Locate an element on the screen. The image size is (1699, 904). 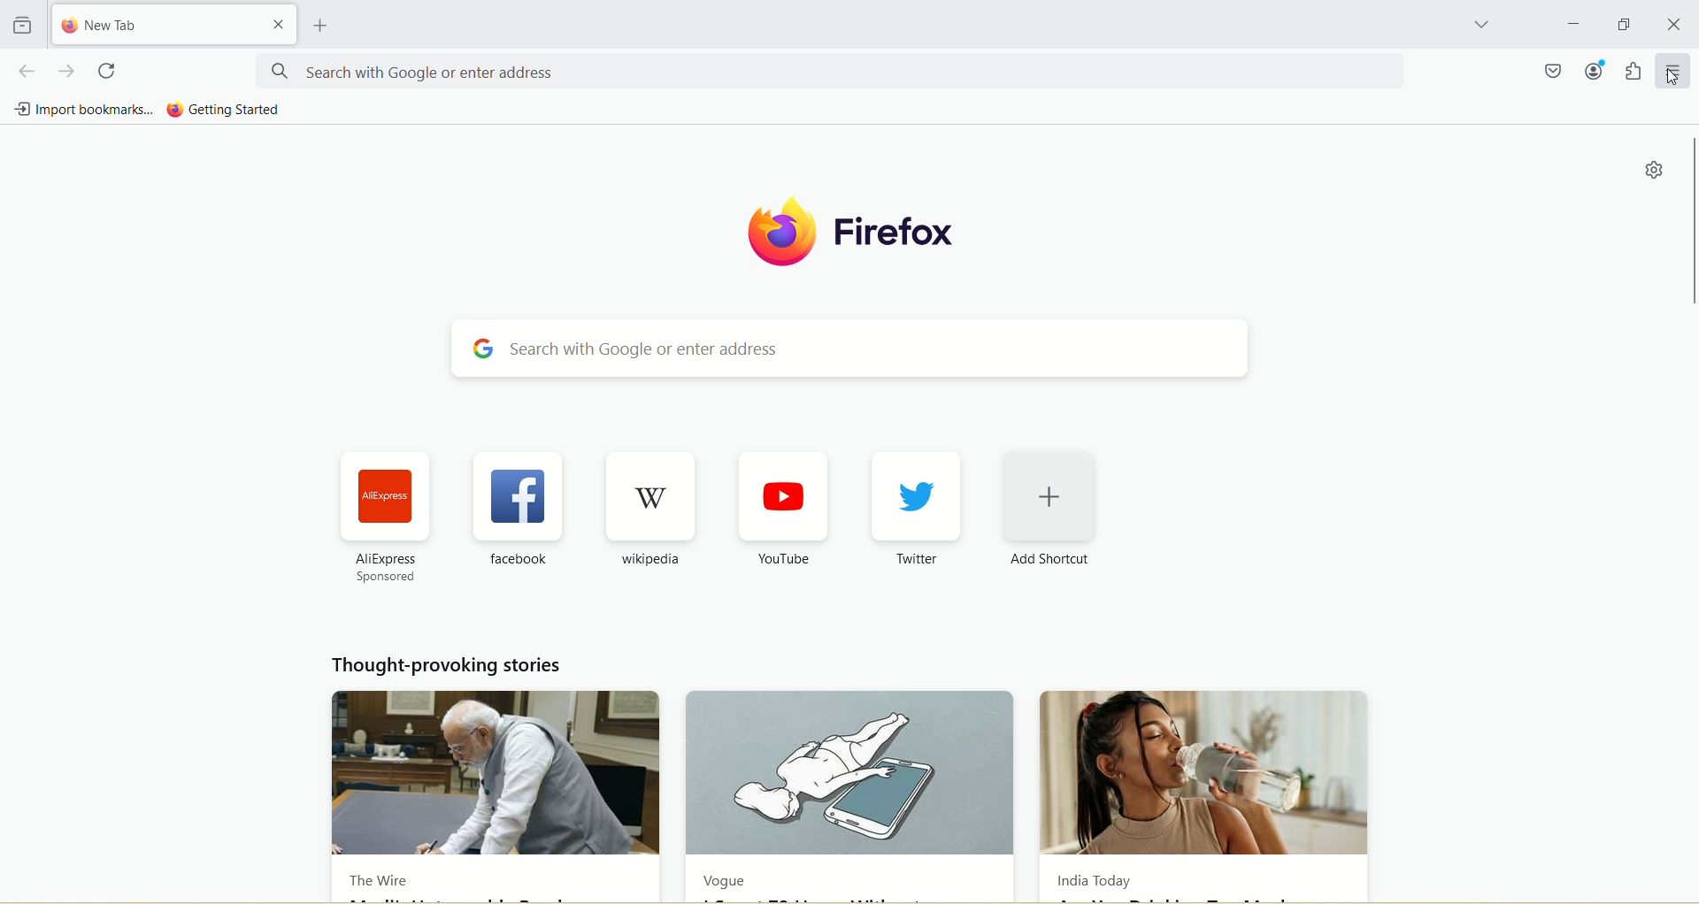
account is located at coordinates (1596, 72).